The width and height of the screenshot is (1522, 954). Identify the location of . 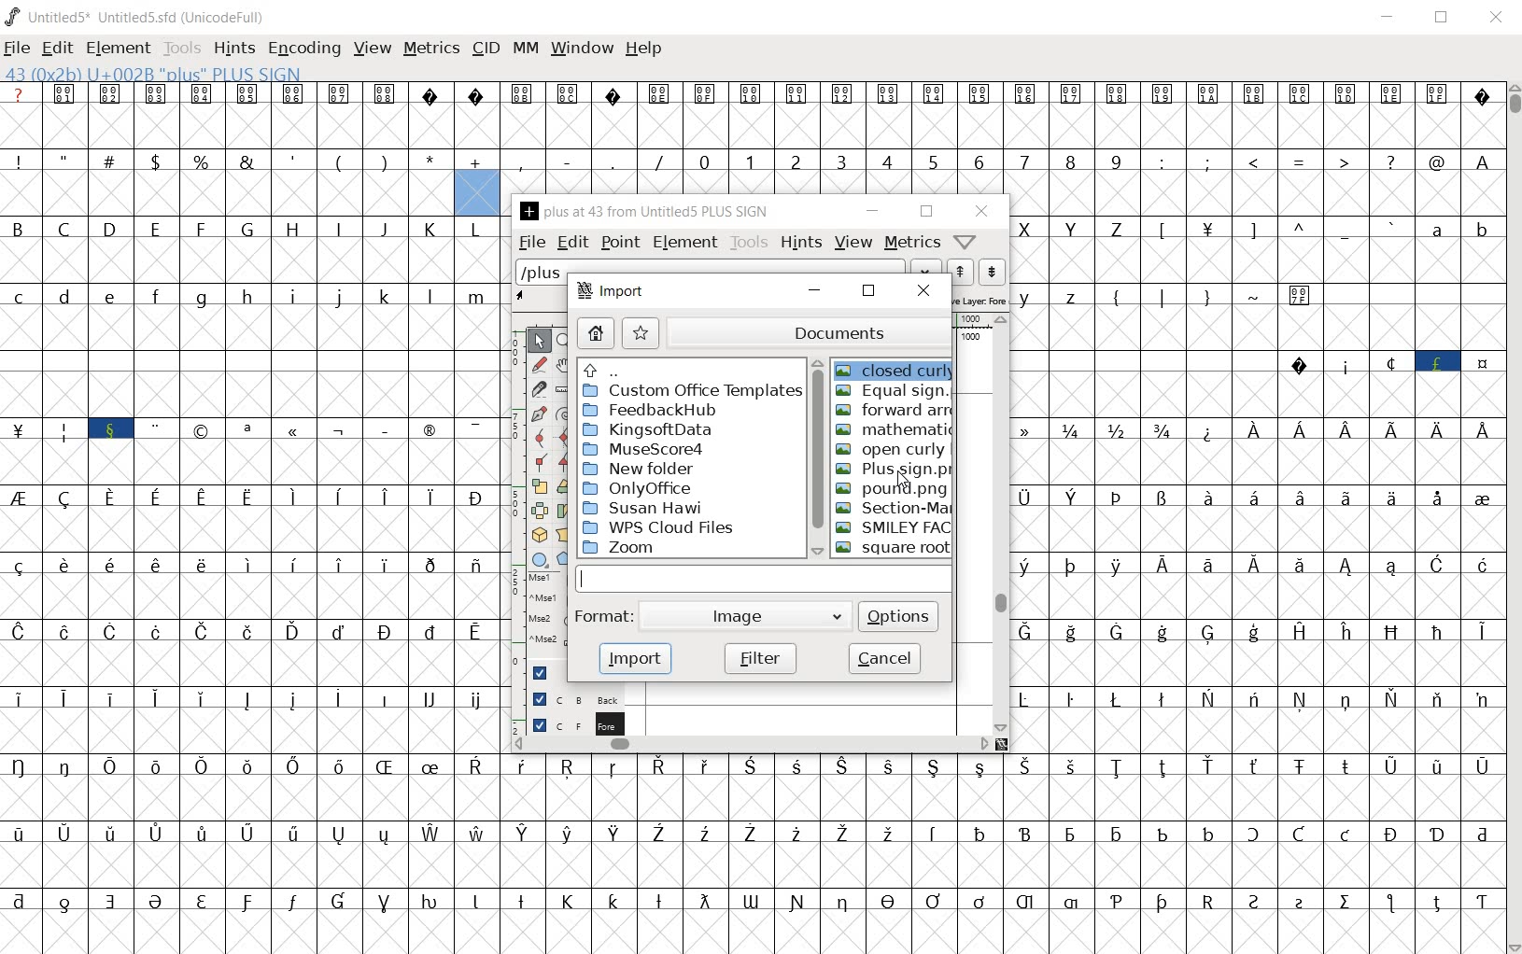
(1055, 317).